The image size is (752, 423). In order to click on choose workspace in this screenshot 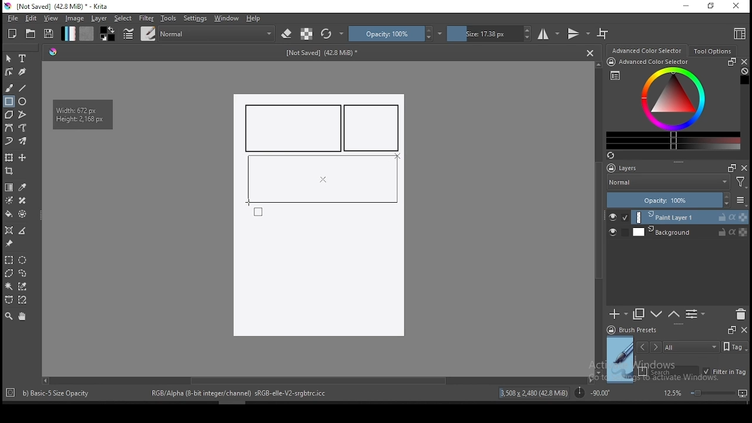, I will do `click(738, 33)`.